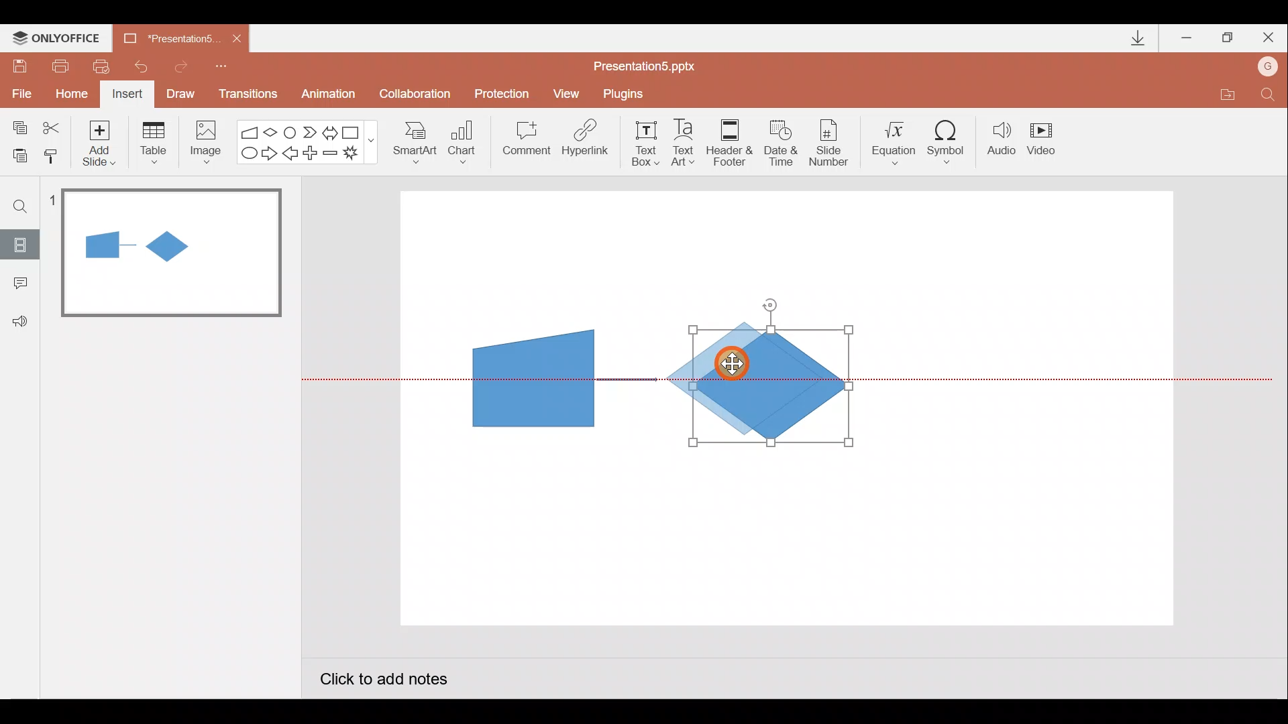 This screenshot has width=1288, height=724. What do you see at coordinates (833, 143) in the screenshot?
I see `Slide number` at bounding box center [833, 143].